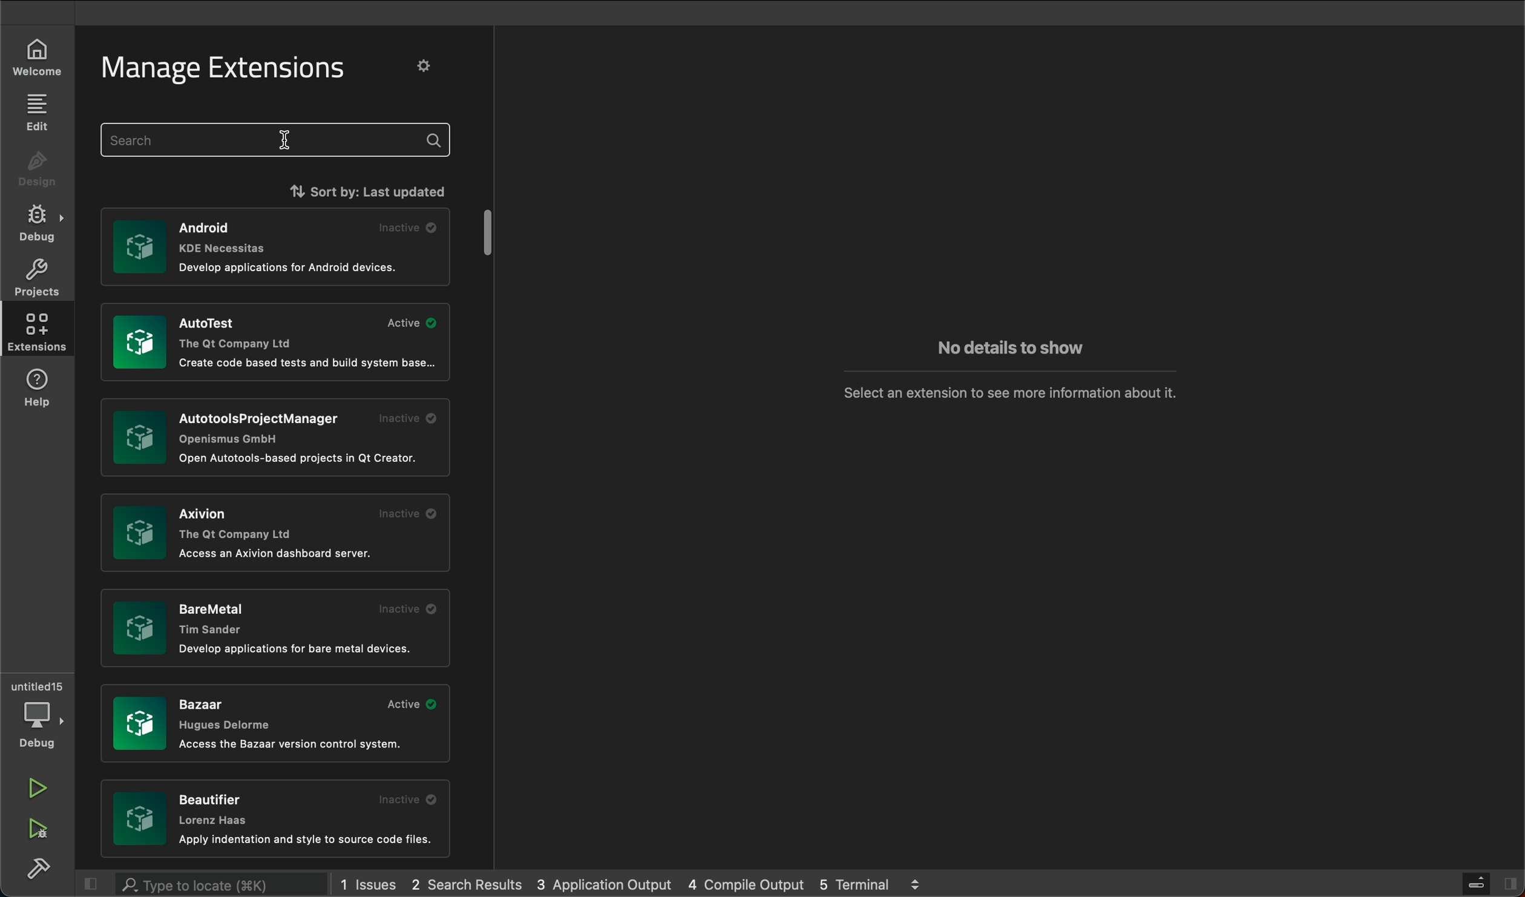 Image resolution: width=1525 pixels, height=897 pixels. I want to click on help, so click(42, 389).